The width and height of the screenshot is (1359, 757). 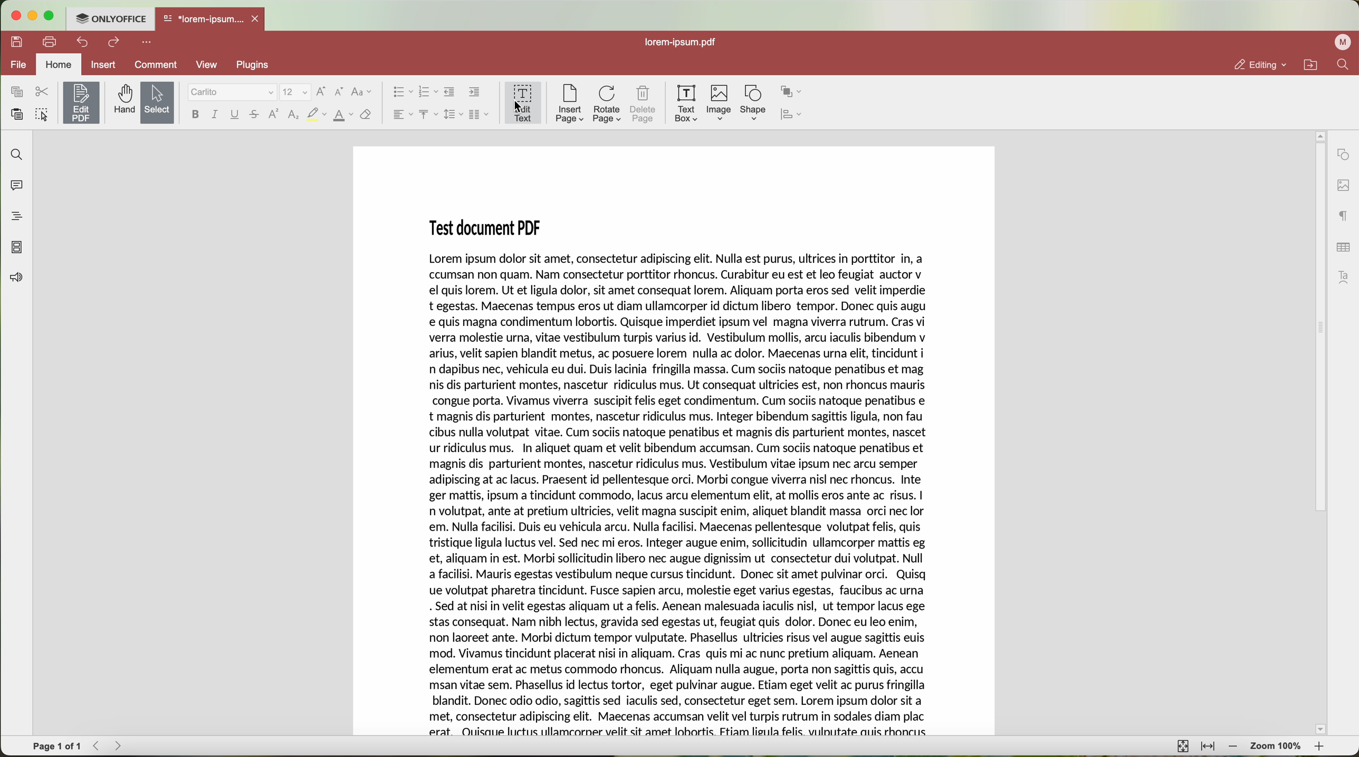 What do you see at coordinates (254, 65) in the screenshot?
I see `Plugins` at bounding box center [254, 65].